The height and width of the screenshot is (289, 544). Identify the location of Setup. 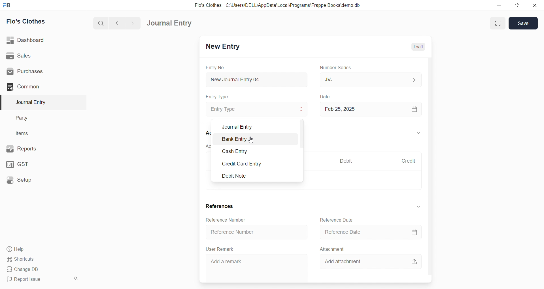
(40, 179).